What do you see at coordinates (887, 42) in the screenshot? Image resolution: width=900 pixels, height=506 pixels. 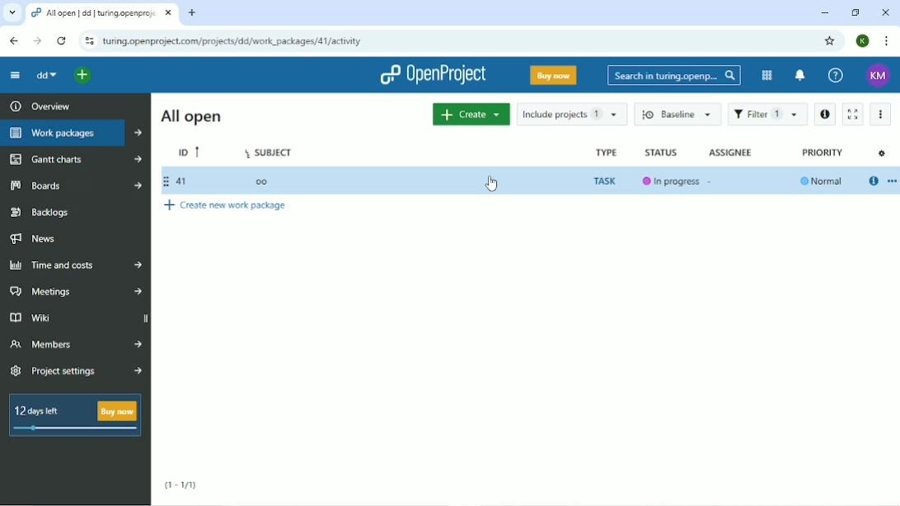 I see `Customize and control google chrome` at bounding box center [887, 42].